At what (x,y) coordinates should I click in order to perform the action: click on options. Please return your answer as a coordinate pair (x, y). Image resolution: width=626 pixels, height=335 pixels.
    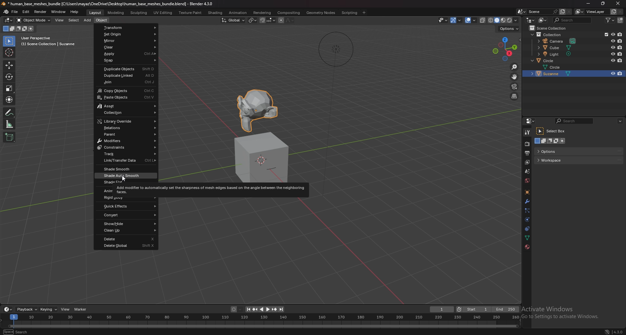
    Looking at the image, I should click on (509, 29).